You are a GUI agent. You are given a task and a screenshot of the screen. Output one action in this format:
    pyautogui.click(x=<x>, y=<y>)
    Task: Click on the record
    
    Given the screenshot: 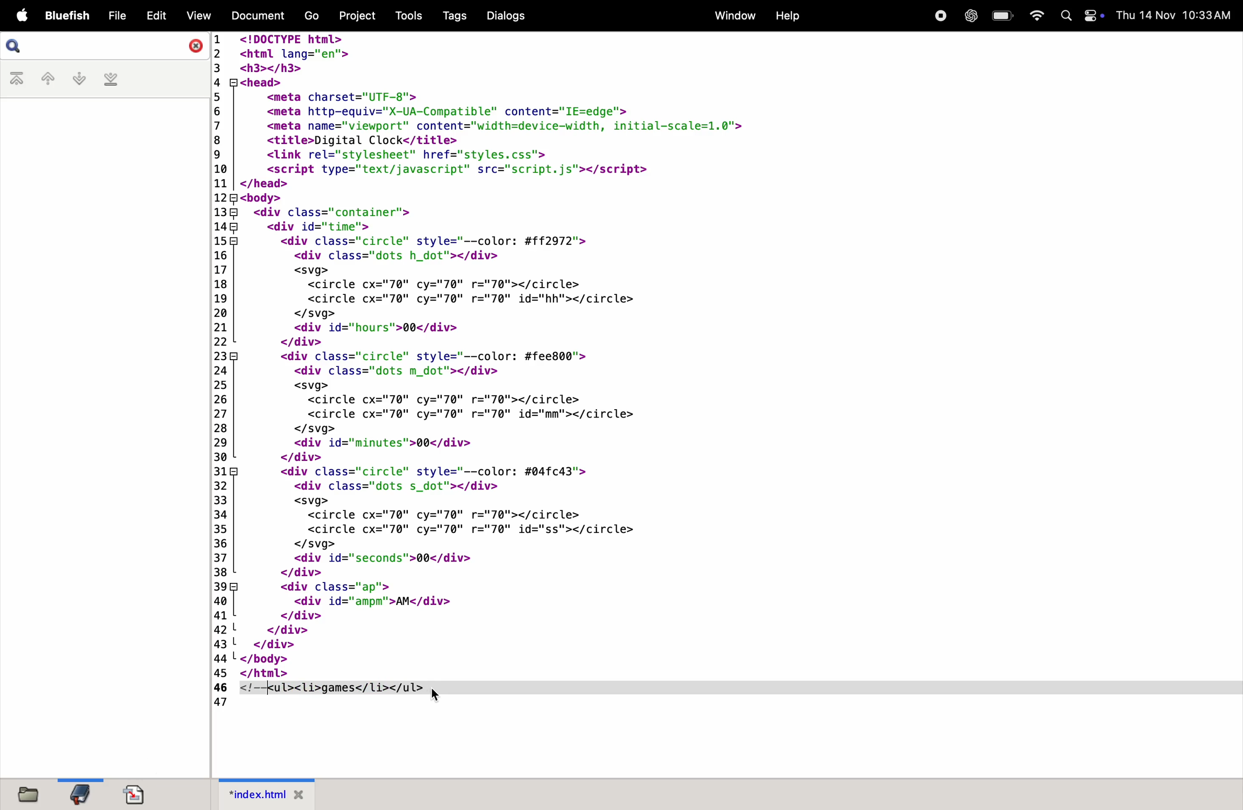 What is the action you would take?
    pyautogui.click(x=940, y=17)
    